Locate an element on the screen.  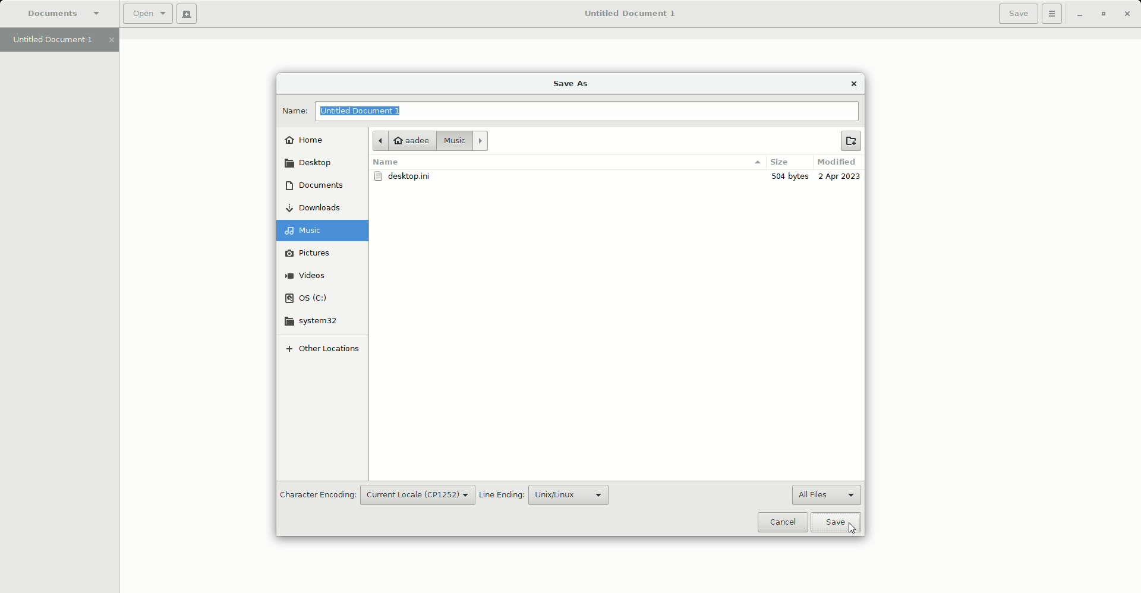
Character Encoding is located at coordinates (317, 496).